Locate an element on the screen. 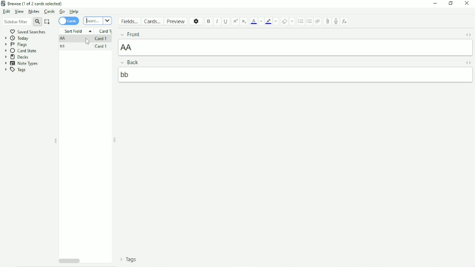 The width and height of the screenshot is (475, 267). Change color is located at coordinates (261, 21).